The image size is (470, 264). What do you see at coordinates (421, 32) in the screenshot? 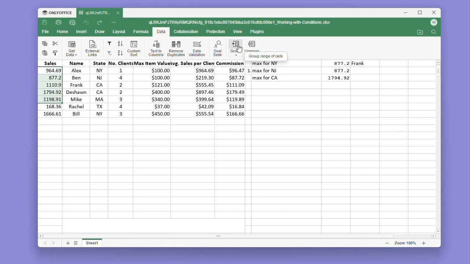
I see `Go to file location` at bounding box center [421, 32].